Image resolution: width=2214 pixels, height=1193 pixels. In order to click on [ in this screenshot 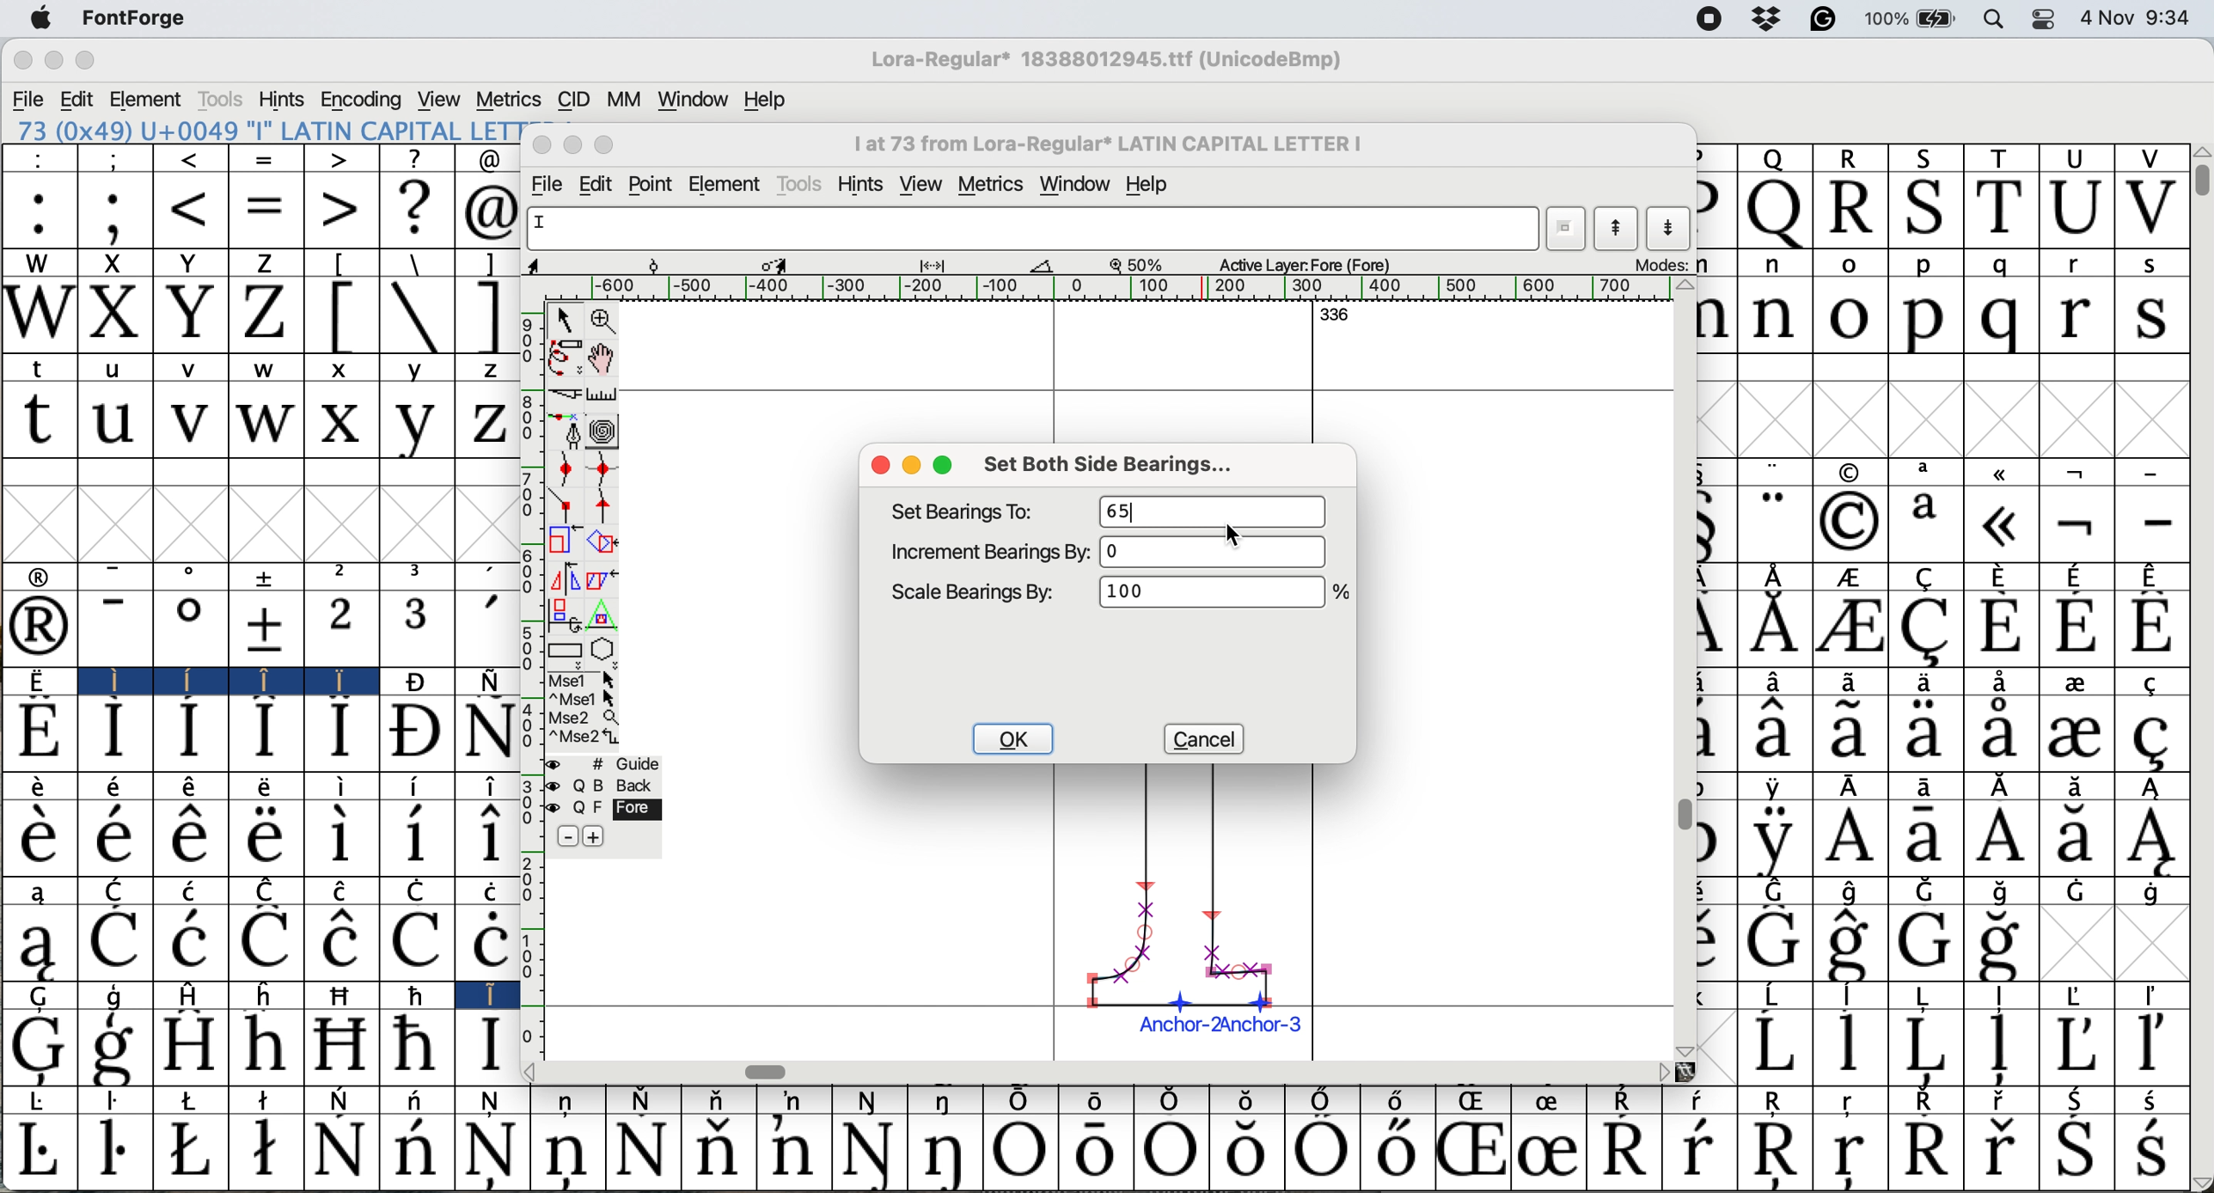, I will do `click(341, 264)`.